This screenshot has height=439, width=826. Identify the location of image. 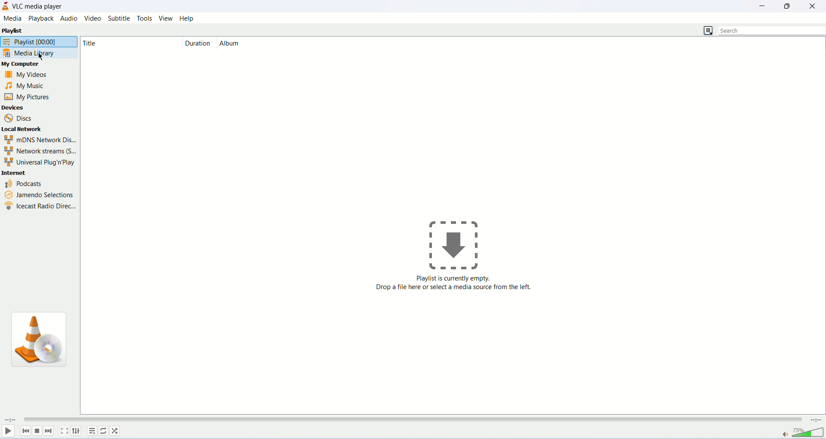
(459, 245).